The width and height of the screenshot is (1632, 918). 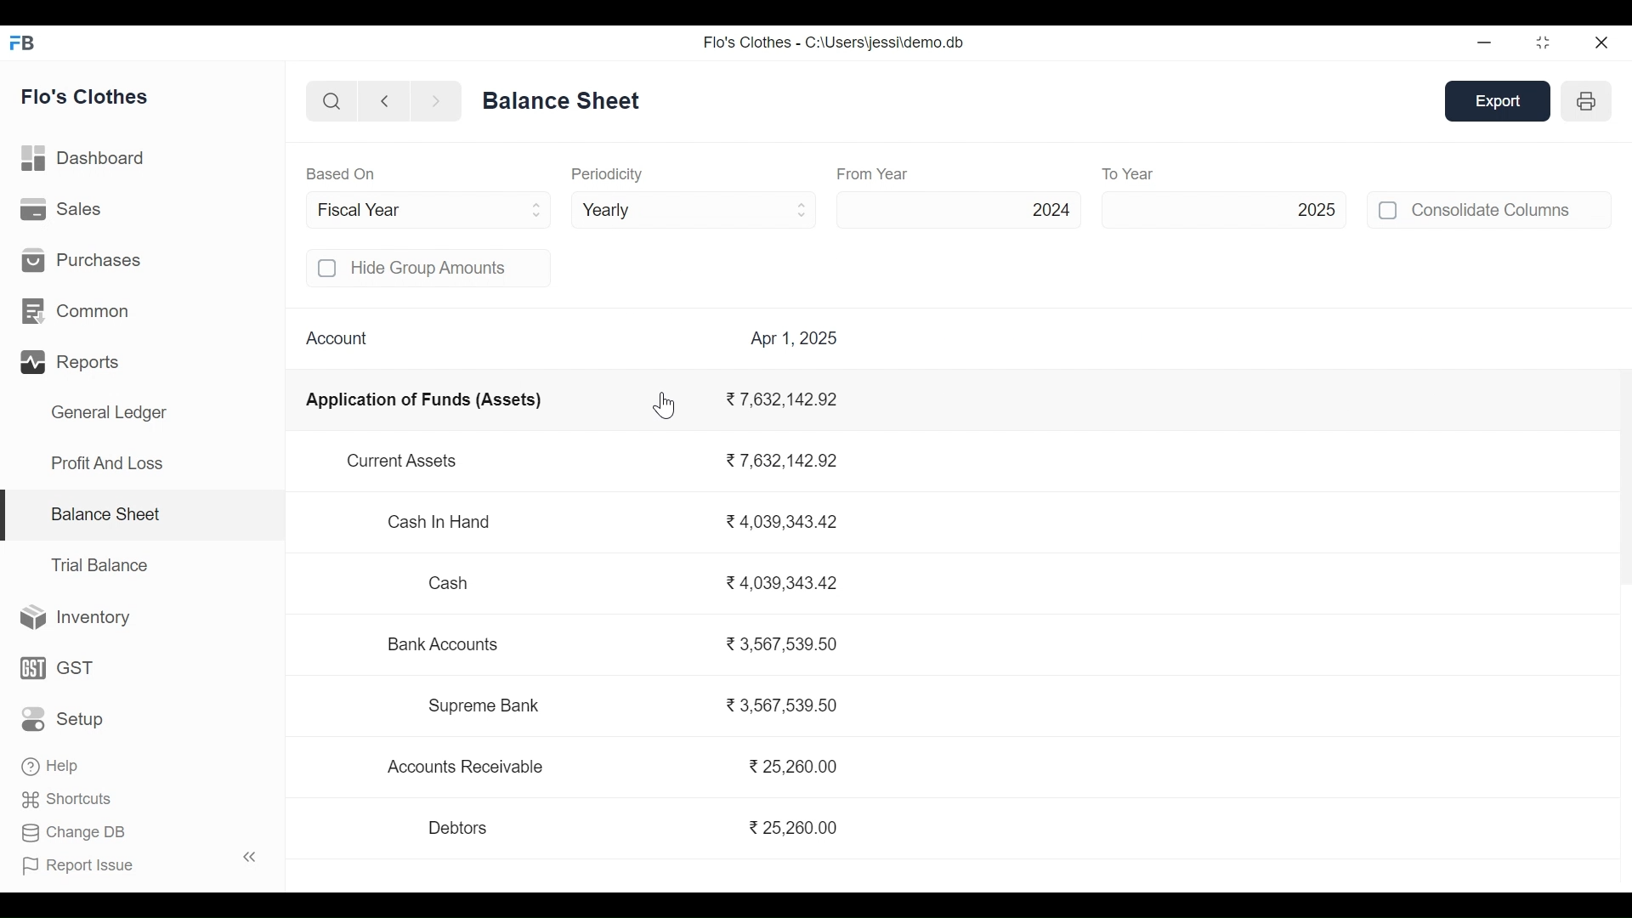 I want to click on Flo's Clothes, so click(x=87, y=99).